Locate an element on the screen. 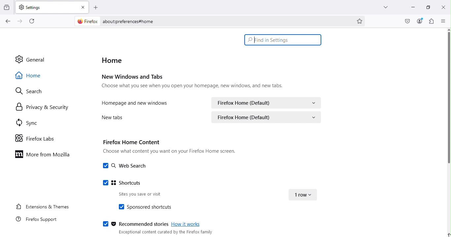  Drop down menu is located at coordinates (302, 195).